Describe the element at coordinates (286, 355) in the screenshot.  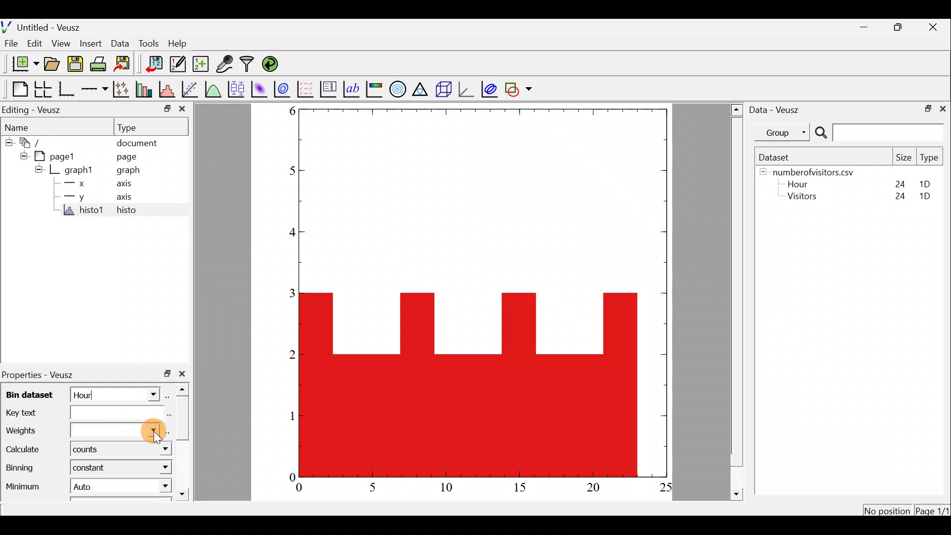
I see `2` at that location.